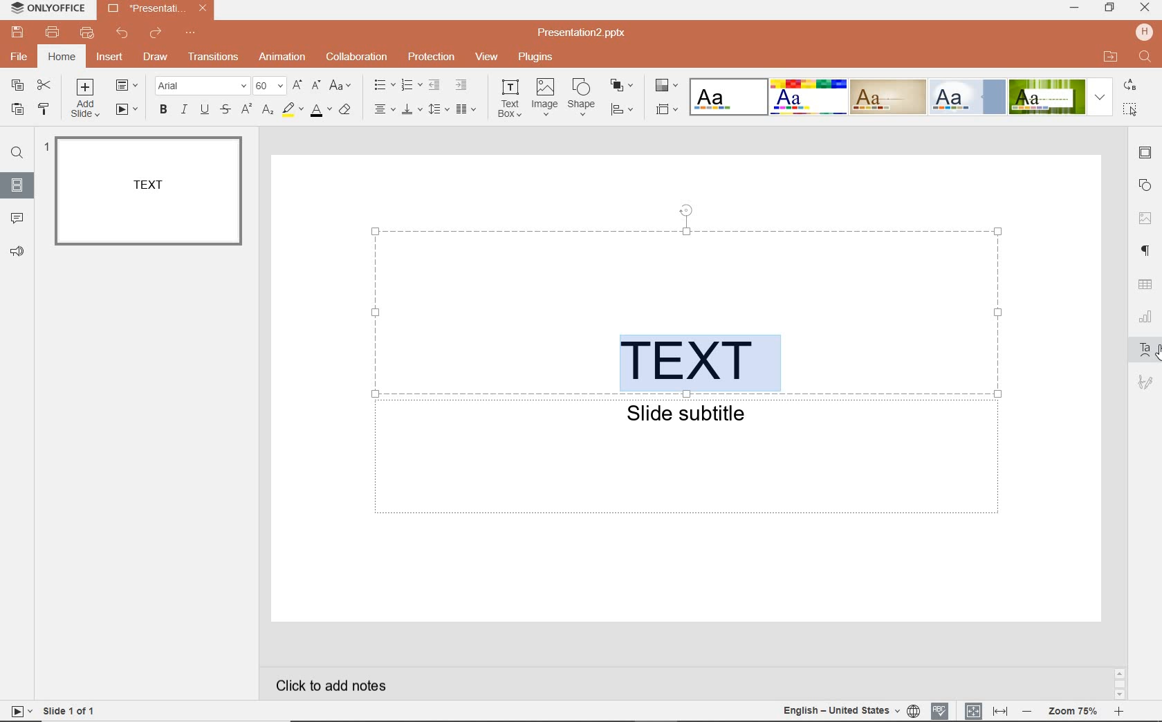 This screenshot has height=722, width=1162. I want to click on VIEW, so click(488, 58).